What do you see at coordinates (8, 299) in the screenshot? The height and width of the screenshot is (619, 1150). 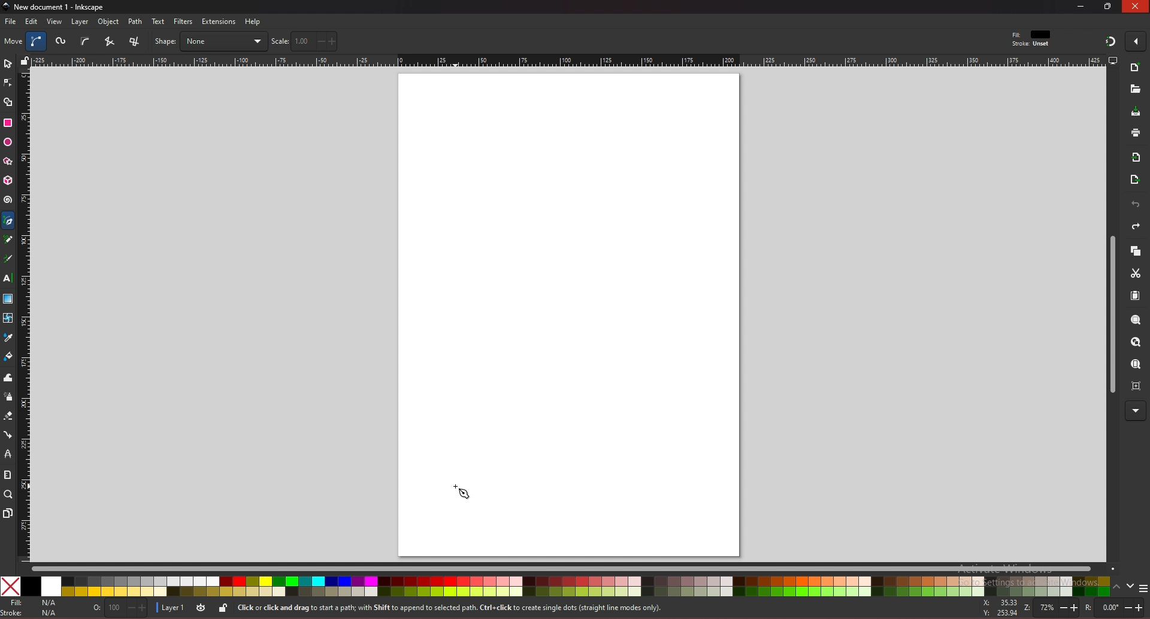 I see `gradient` at bounding box center [8, 299].